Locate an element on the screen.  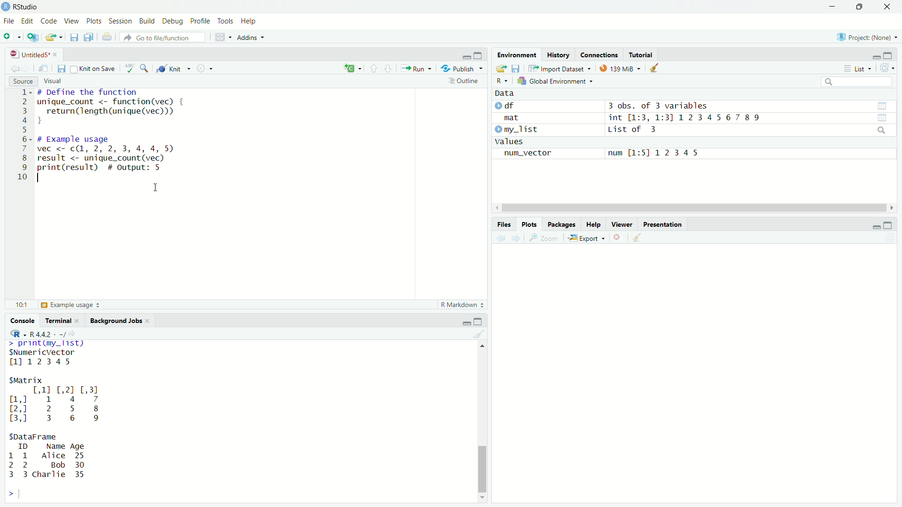
RStudio is located at coordinates (27, 7).